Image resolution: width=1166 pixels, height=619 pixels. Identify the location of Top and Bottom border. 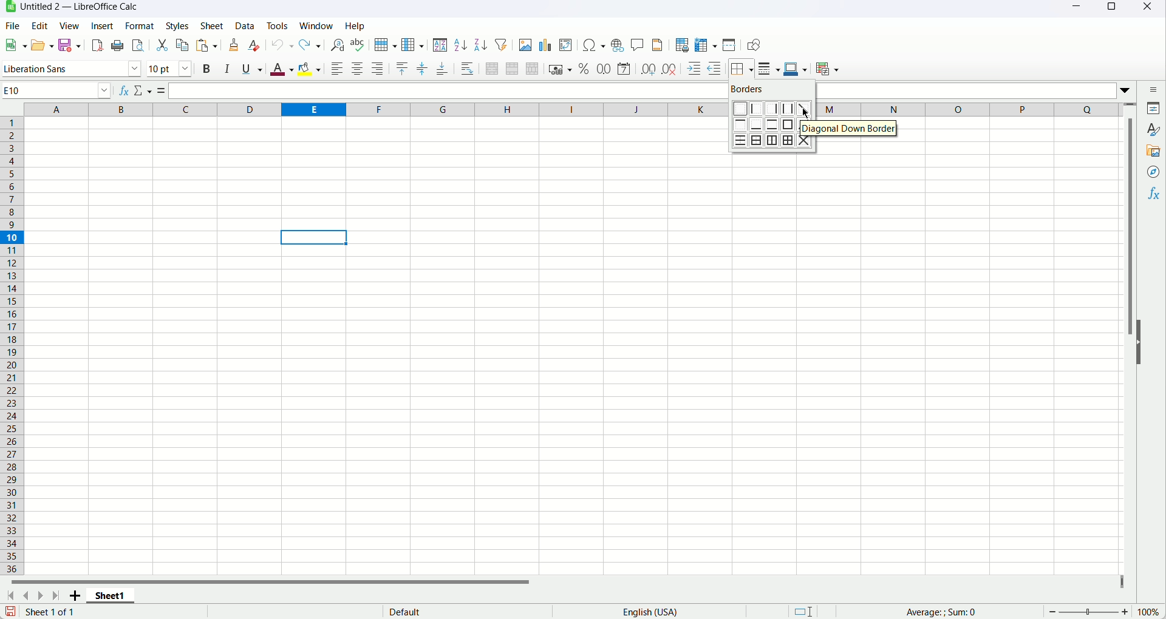
(773, 124).